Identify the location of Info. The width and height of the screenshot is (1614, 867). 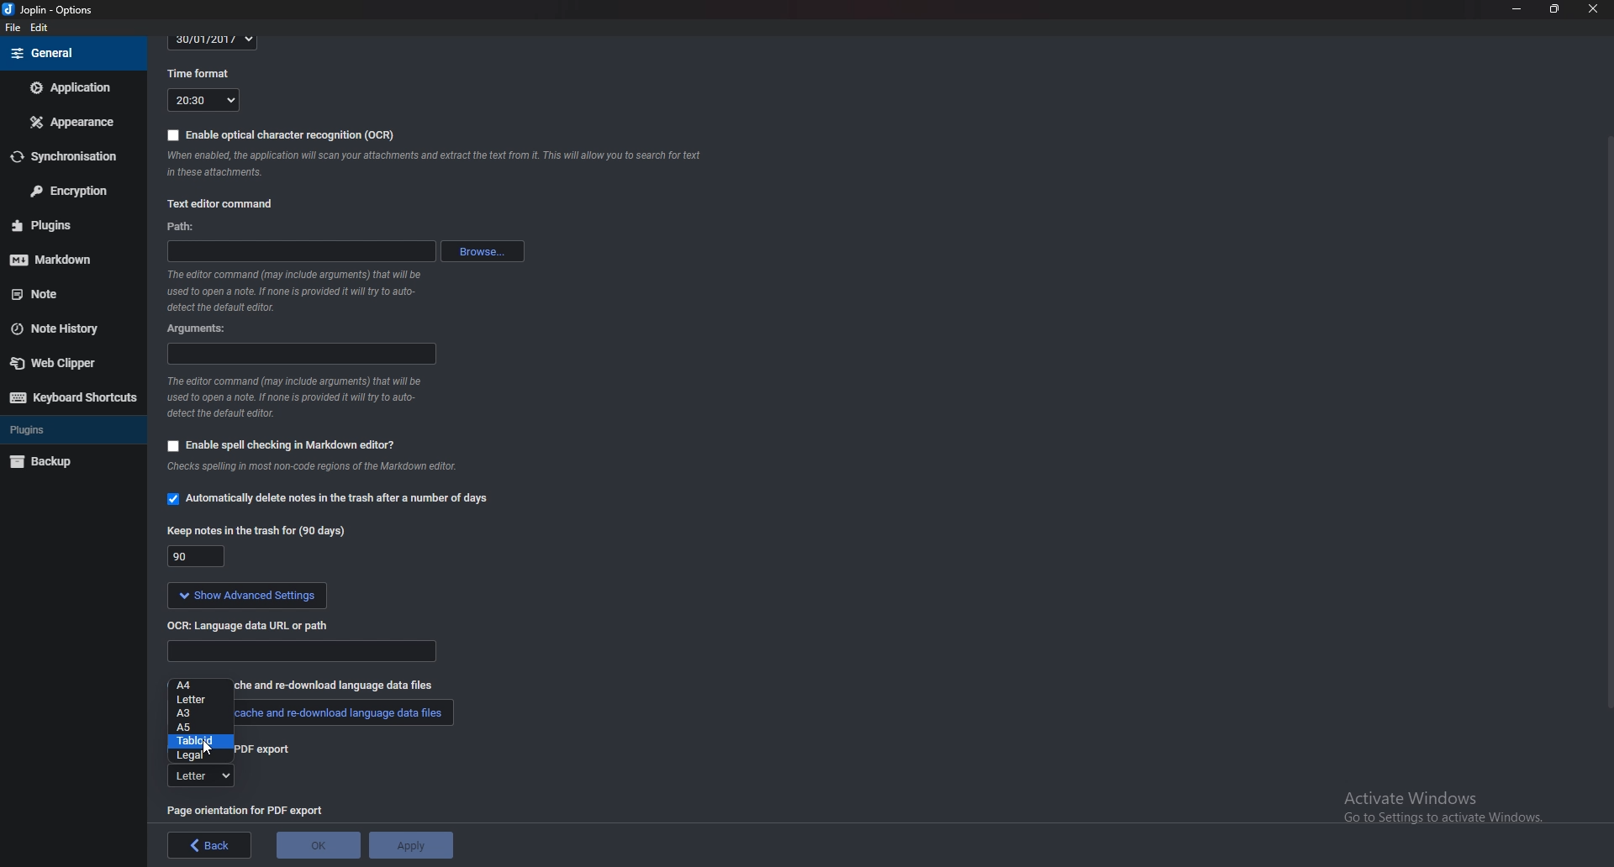
(324, 469).